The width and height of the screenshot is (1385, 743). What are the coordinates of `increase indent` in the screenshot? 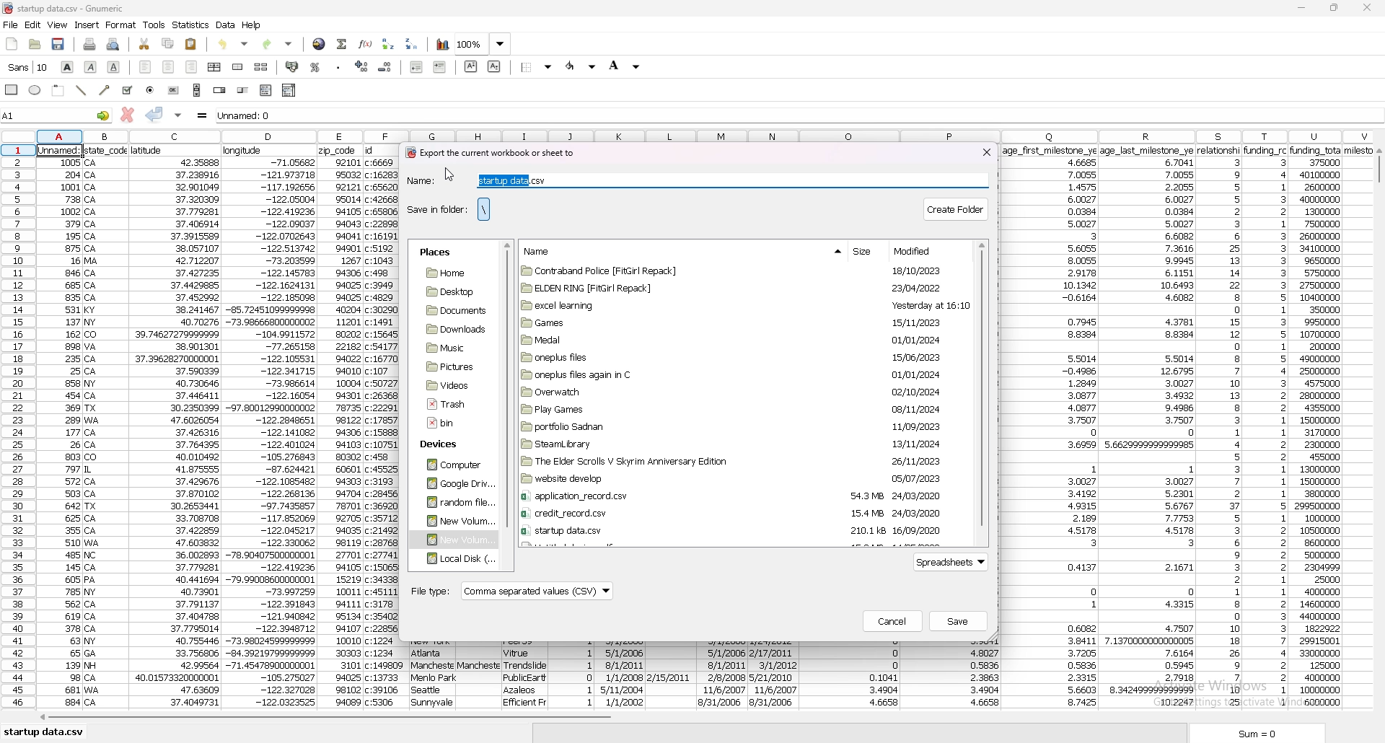 It's located at (440, 66).